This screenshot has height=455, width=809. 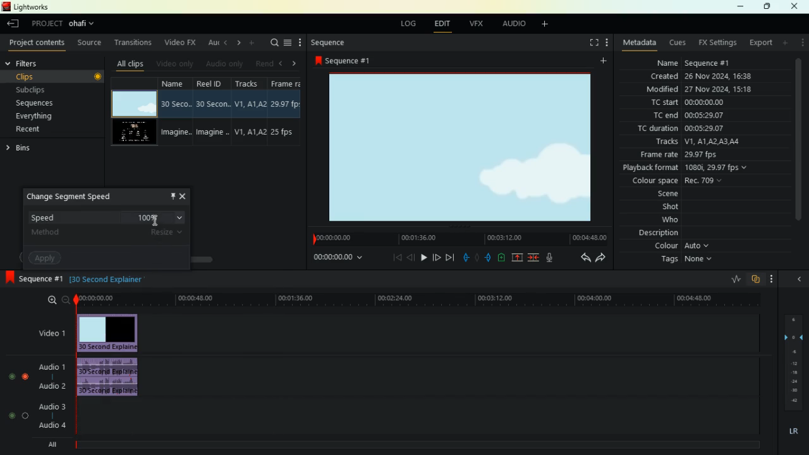 What do you see at coordinates (133, 133) in the screenshot?
I see `video` at bounding box center [133, 133].